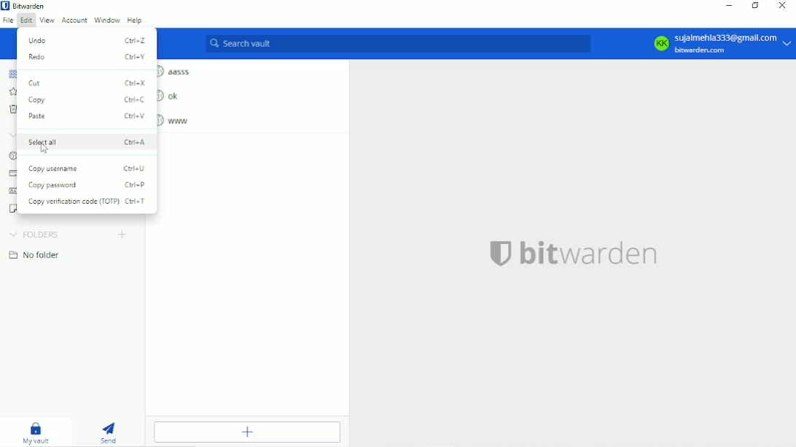 The width and height of the screenshot is (796, 447). What do you see at coordinates (87, 168) in the screenshot?
I see `Copy username` at bounding box center [87, 168].